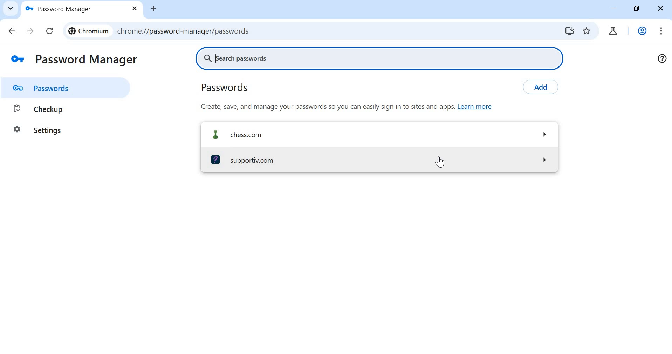 The image size is (672, 354). I want to click on minimize, so click(613, 8).